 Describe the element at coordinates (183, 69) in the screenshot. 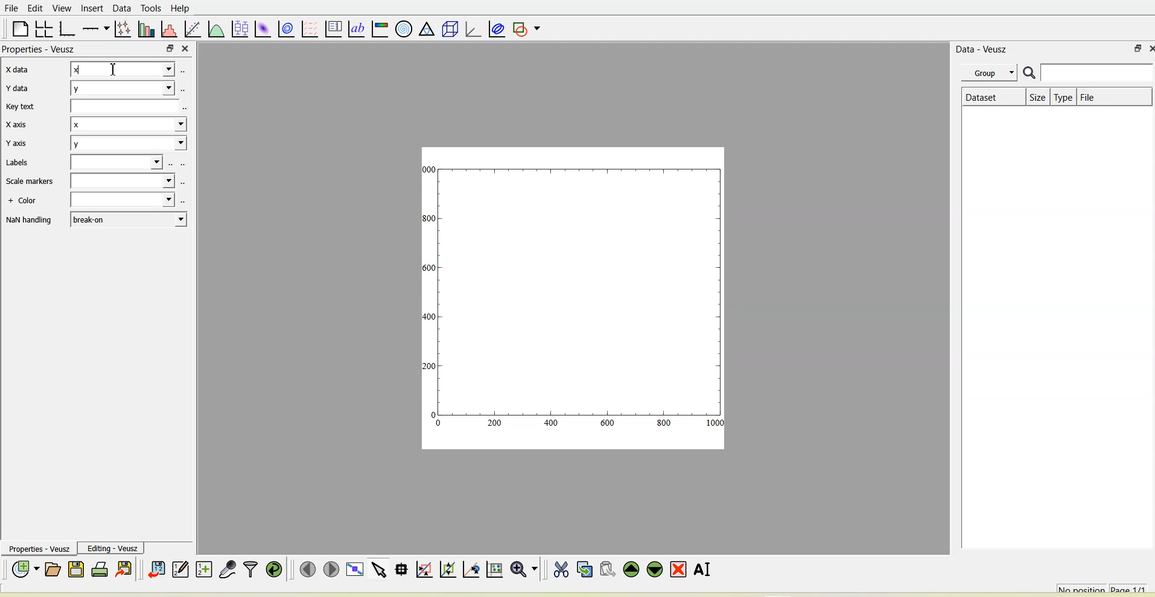

I see `select using dataset browser` at that location.